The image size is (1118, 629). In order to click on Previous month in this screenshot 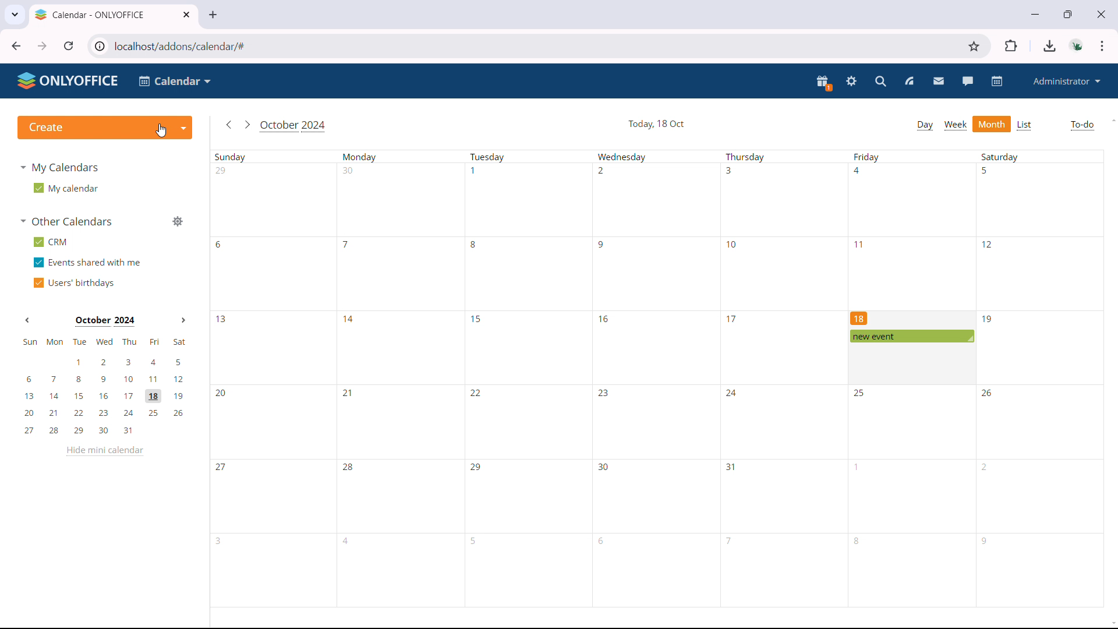, I will do `click(26, 321)`.